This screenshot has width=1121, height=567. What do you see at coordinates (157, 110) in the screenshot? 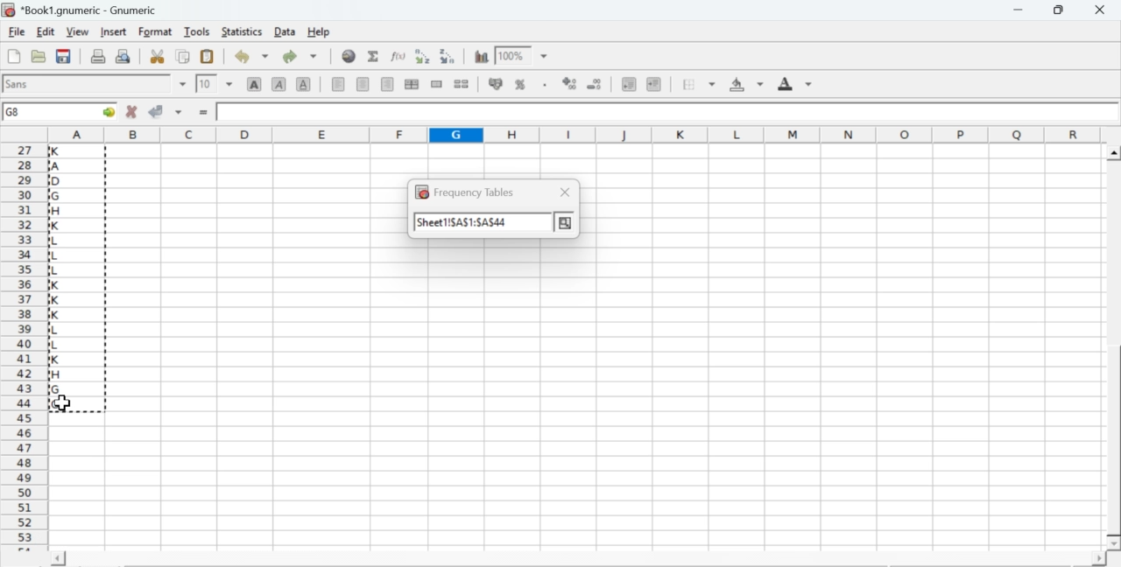
I see `accept changes` at bounding box center [157, 110].